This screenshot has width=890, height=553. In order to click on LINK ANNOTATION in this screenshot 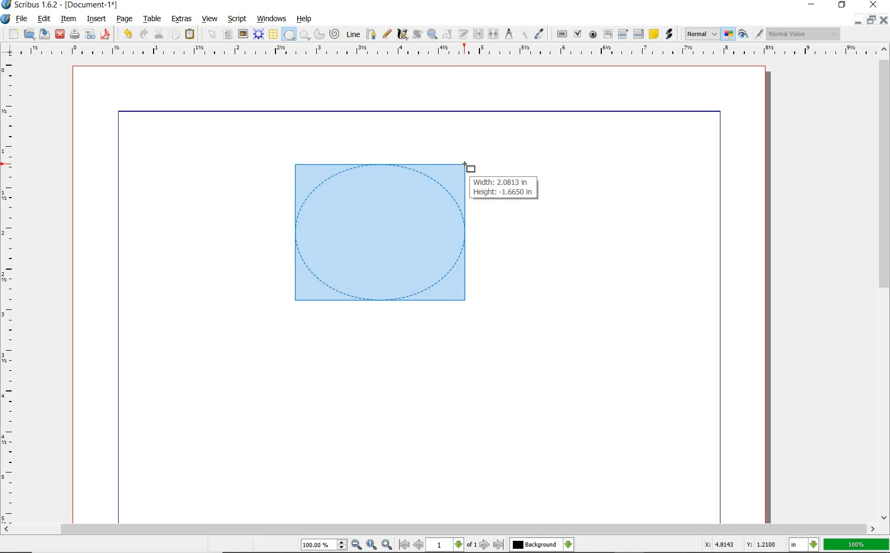, I will do `click(670, 34)`.